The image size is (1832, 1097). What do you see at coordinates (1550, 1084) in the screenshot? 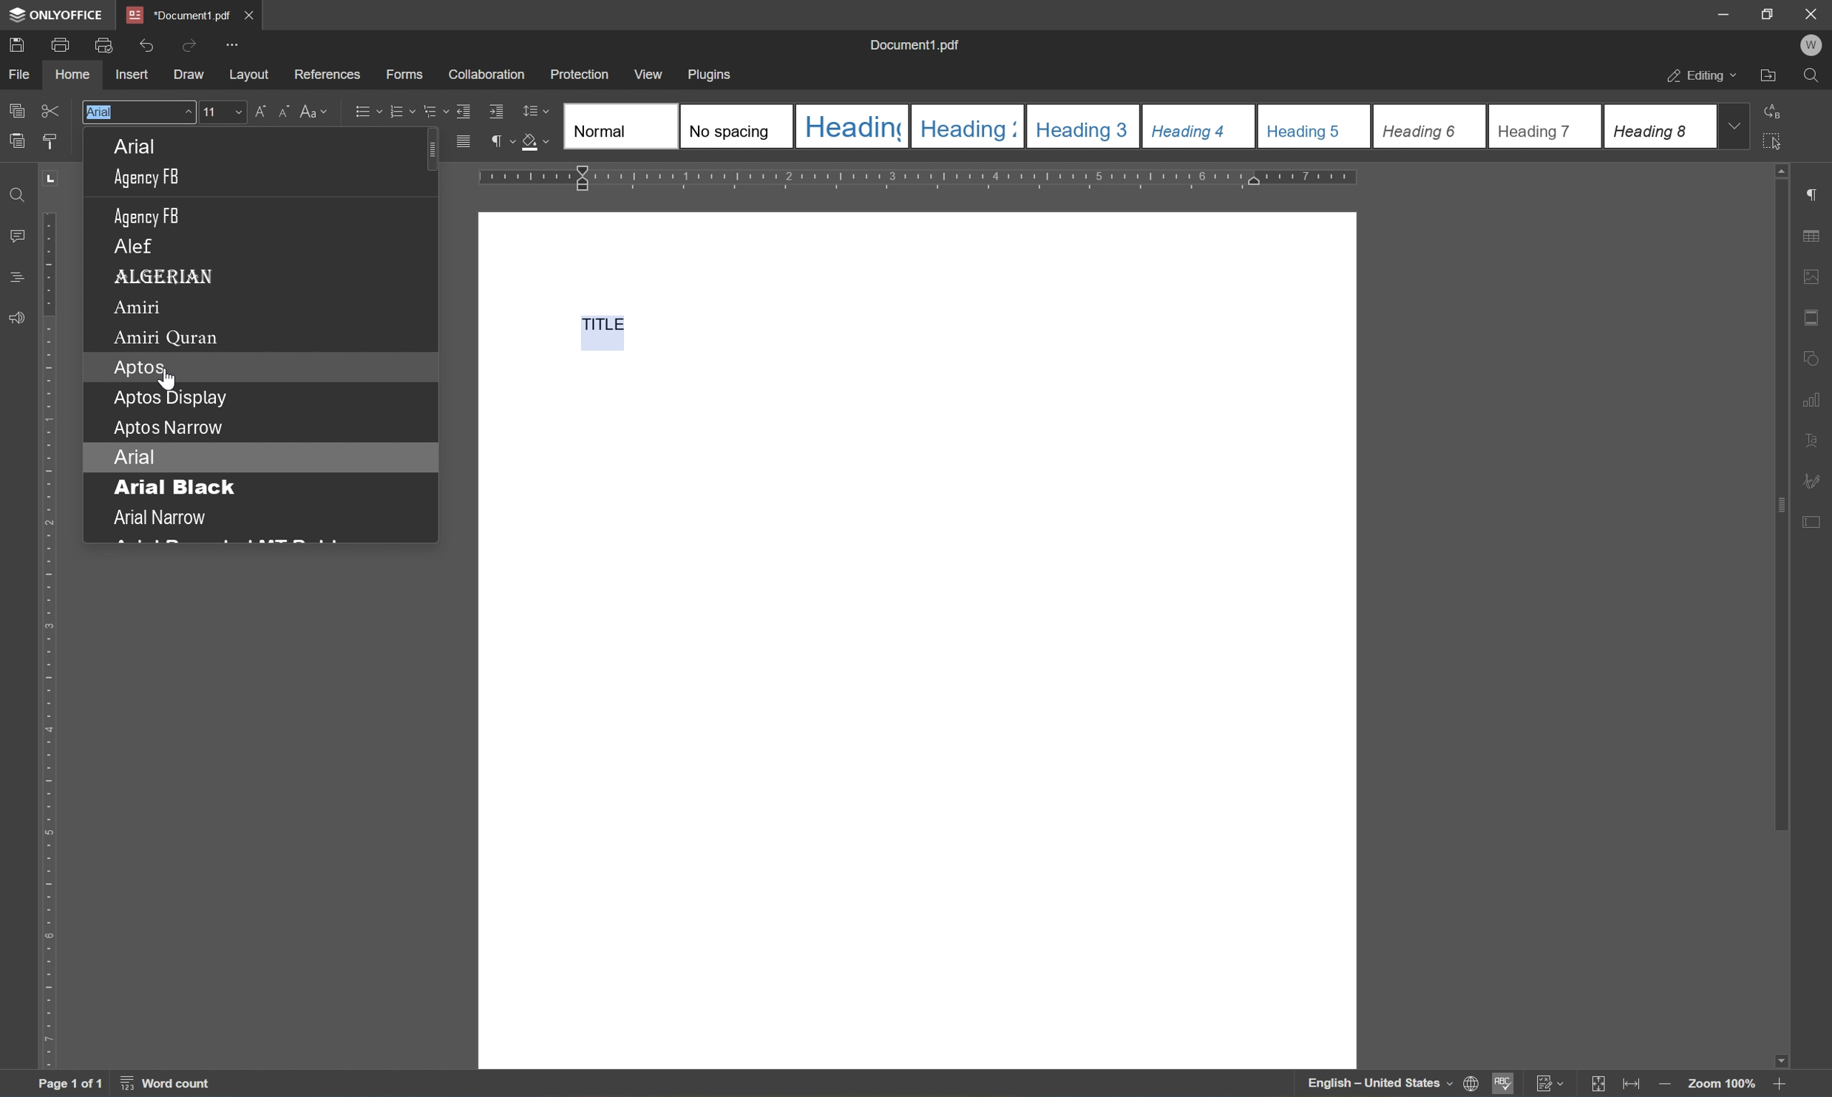
I see `track changes` at bounding box center [1550, 1084].